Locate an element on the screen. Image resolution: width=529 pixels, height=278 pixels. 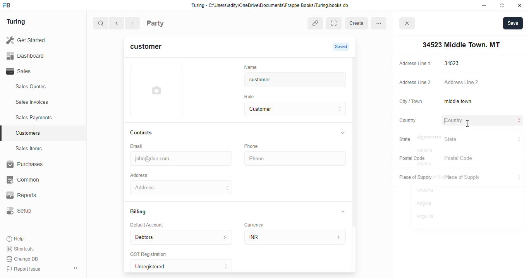
minimise is located at coordinates (484, 5).